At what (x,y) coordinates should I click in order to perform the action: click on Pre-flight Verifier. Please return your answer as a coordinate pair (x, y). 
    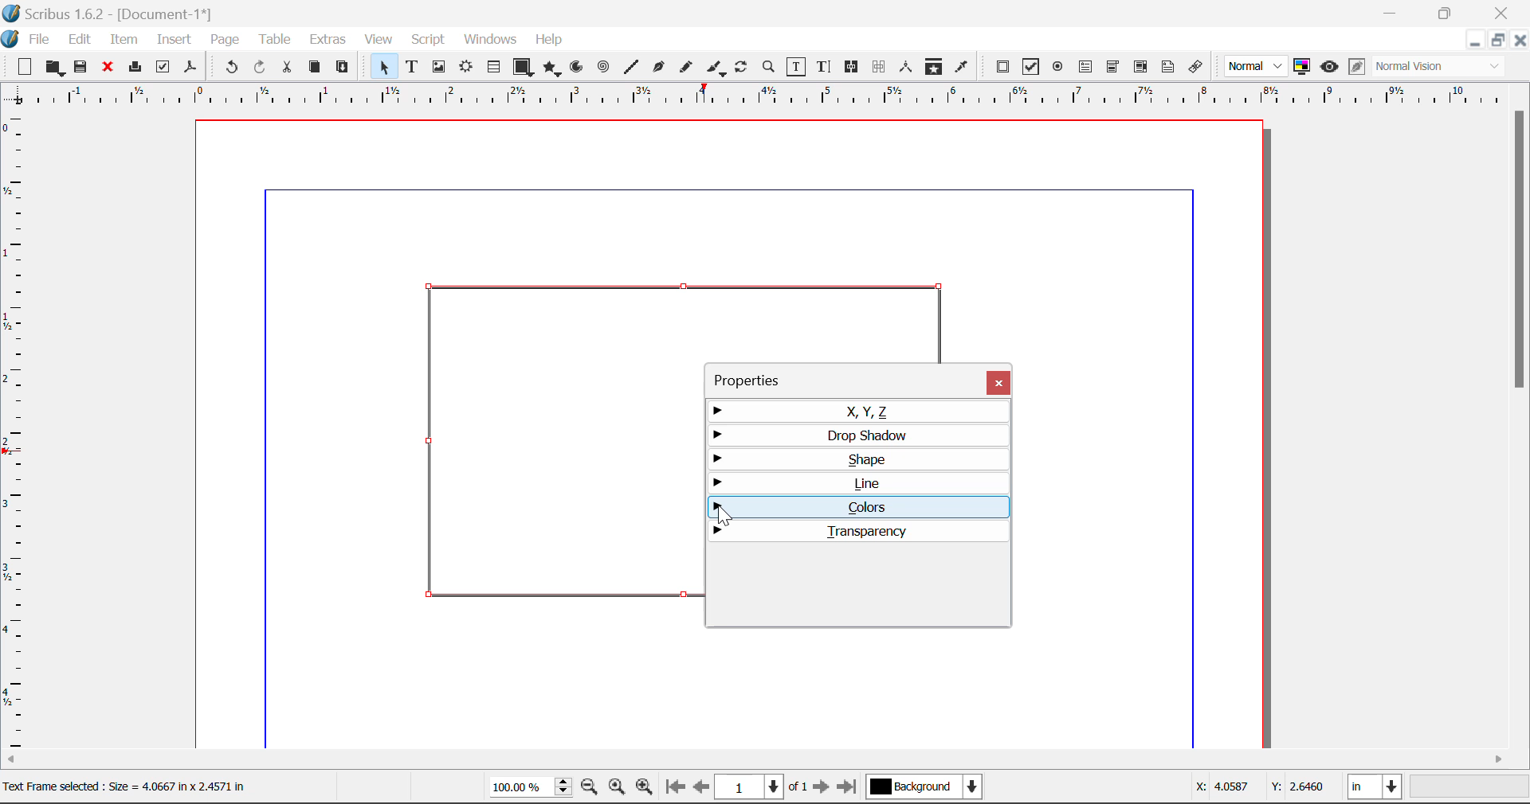
    Looking at the image, I should click on (163, 67).